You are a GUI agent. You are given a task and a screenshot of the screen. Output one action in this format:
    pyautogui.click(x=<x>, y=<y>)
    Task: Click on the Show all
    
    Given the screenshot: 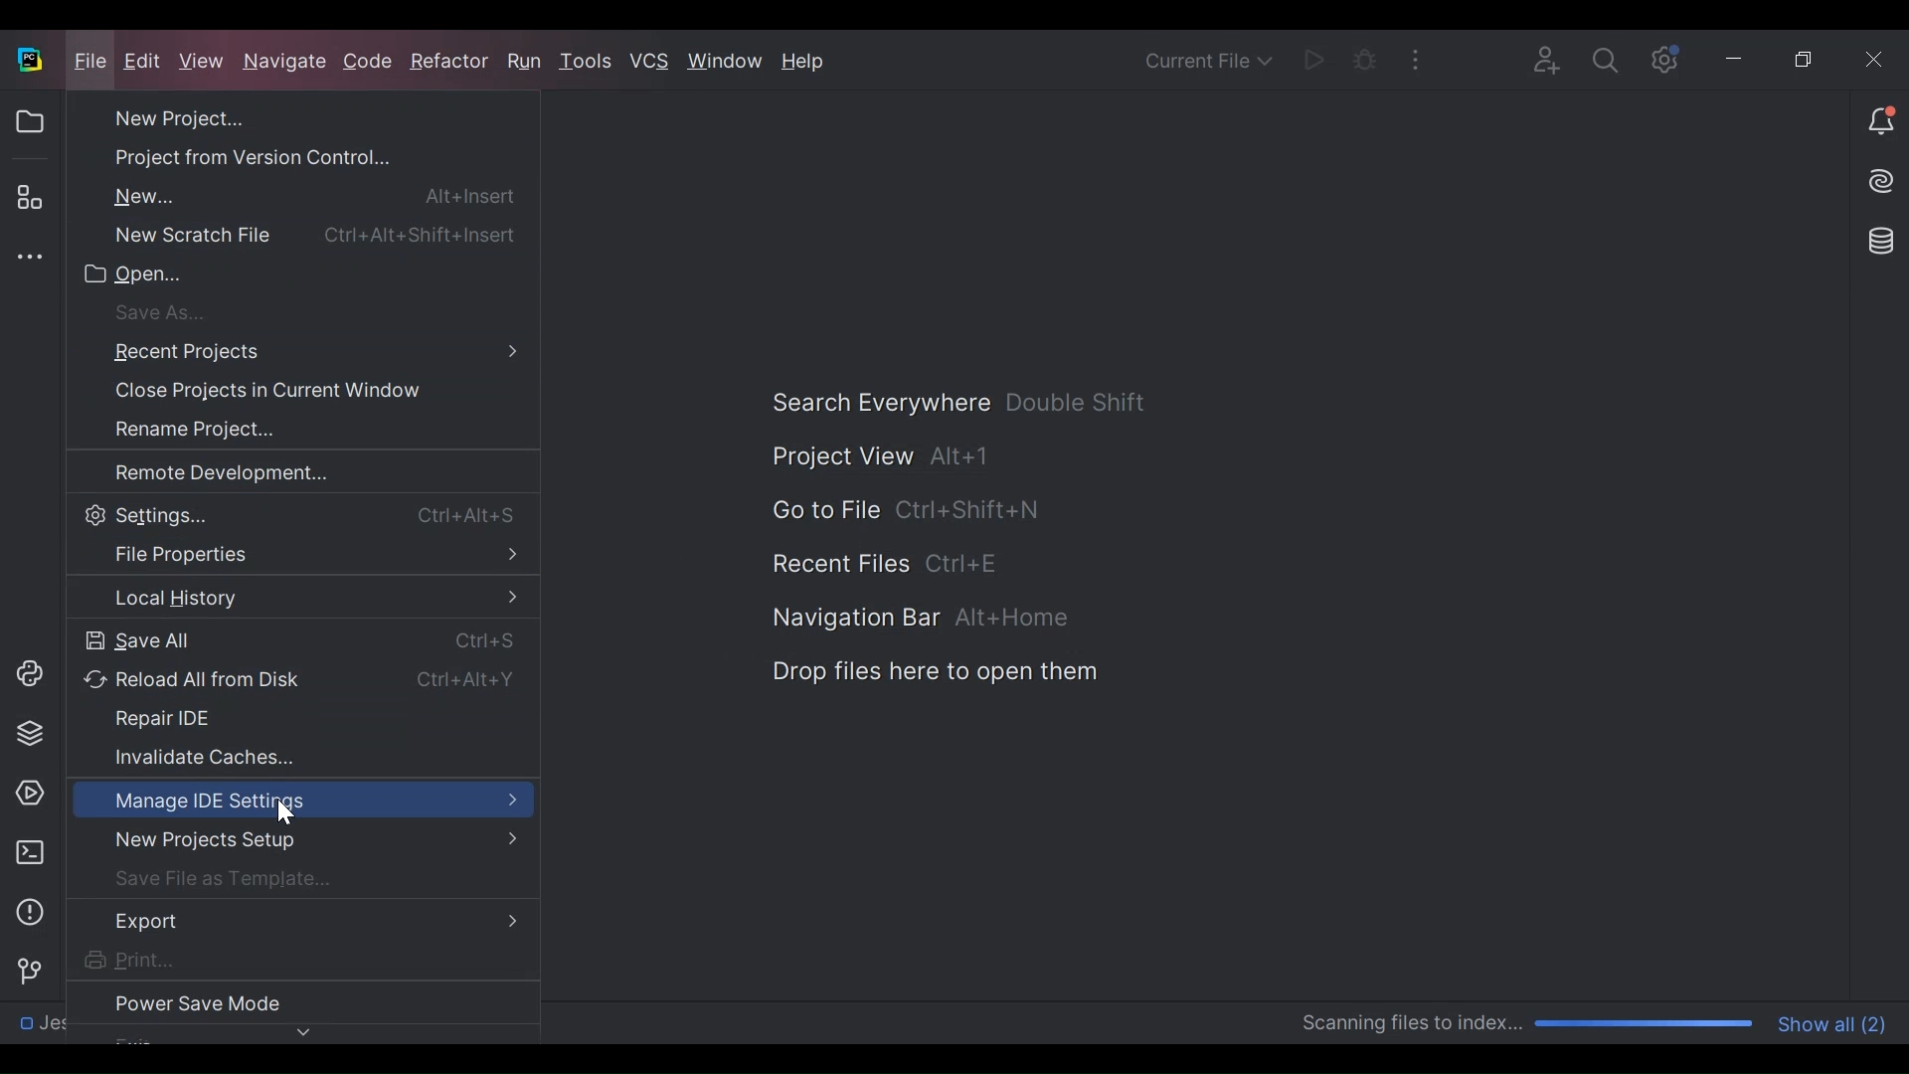 What is the action you would take?
    pyautogui.click(x=1835, y=1022)
    